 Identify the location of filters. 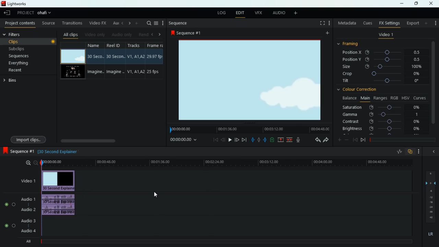
(23, 34).